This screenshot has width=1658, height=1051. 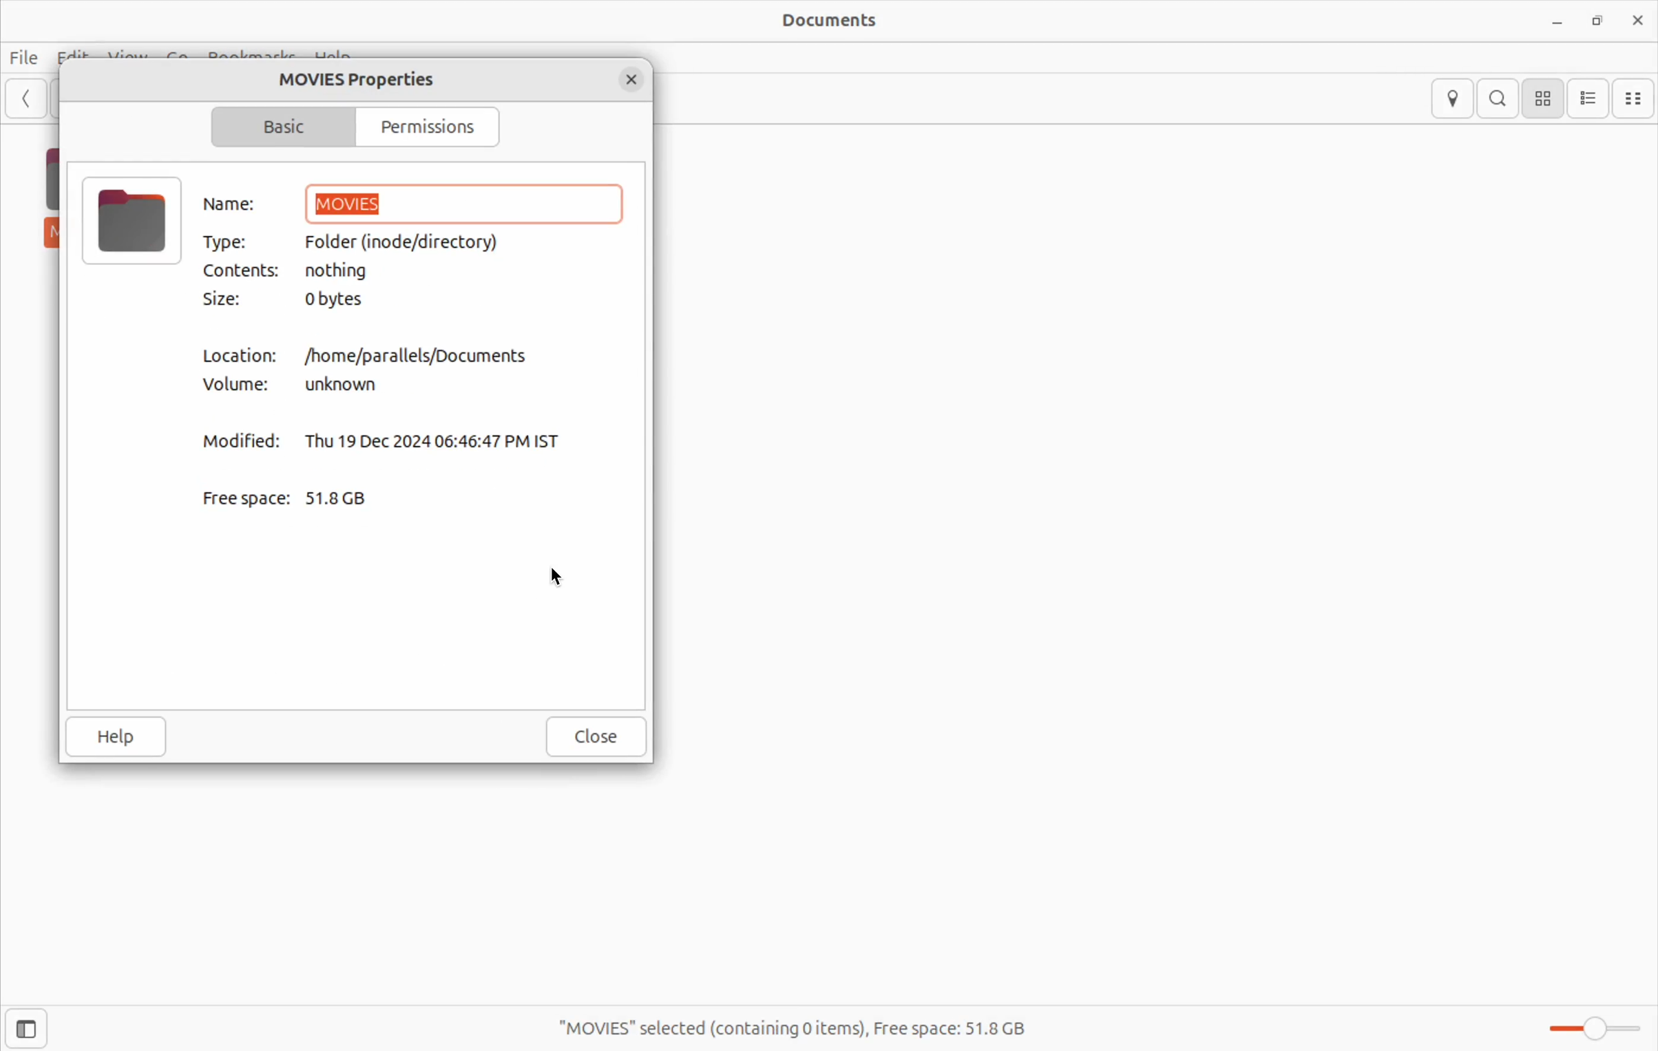 What do you see at coordinates (597, 737) in the screenshot?
I see `close` at bounding box center [597, 737].